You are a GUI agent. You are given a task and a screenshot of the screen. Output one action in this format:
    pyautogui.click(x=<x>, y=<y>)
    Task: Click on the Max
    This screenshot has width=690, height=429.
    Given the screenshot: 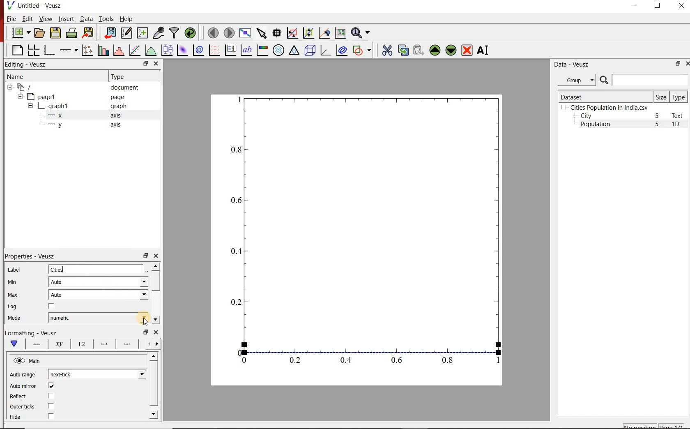 What is the action you would take?
    pyautogui.click(x=12, y=295)
    